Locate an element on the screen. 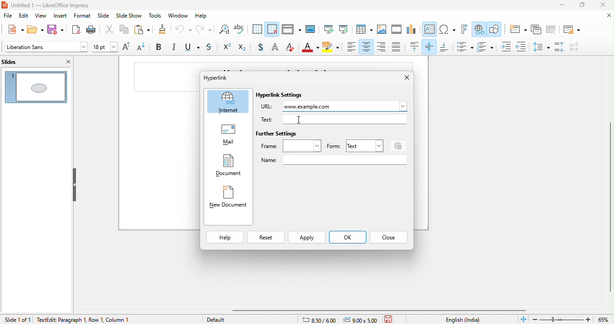  decrease indent is located at coordinates (521, 45).